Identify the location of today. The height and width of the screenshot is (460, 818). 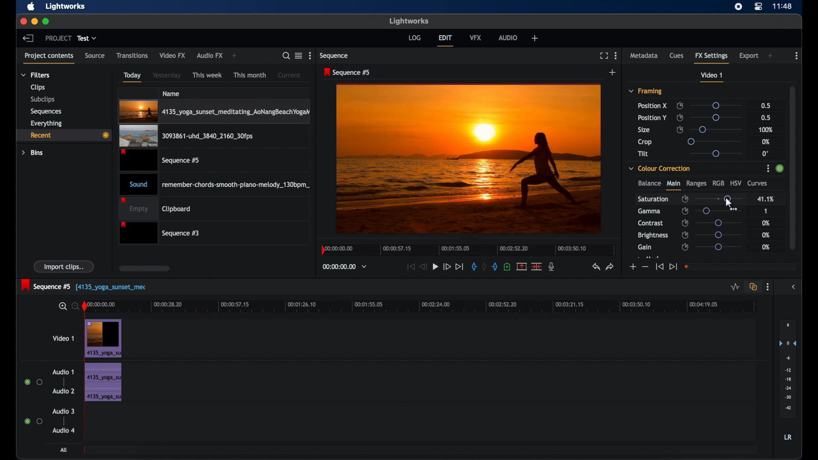
(132, 77).